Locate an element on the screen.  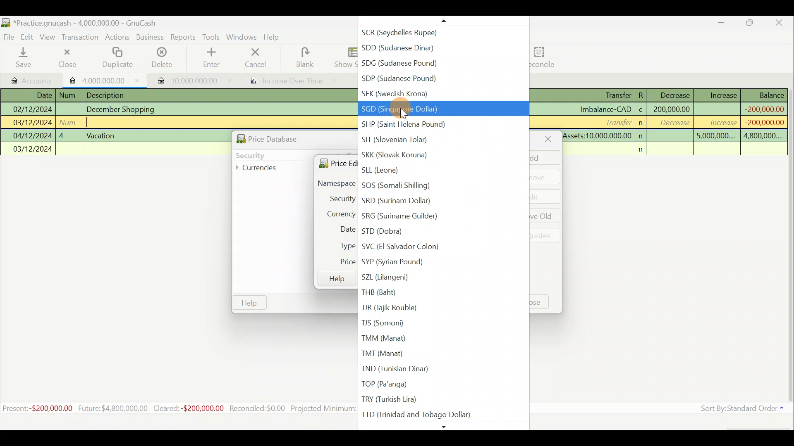
close is located at coordinates (548, 139).